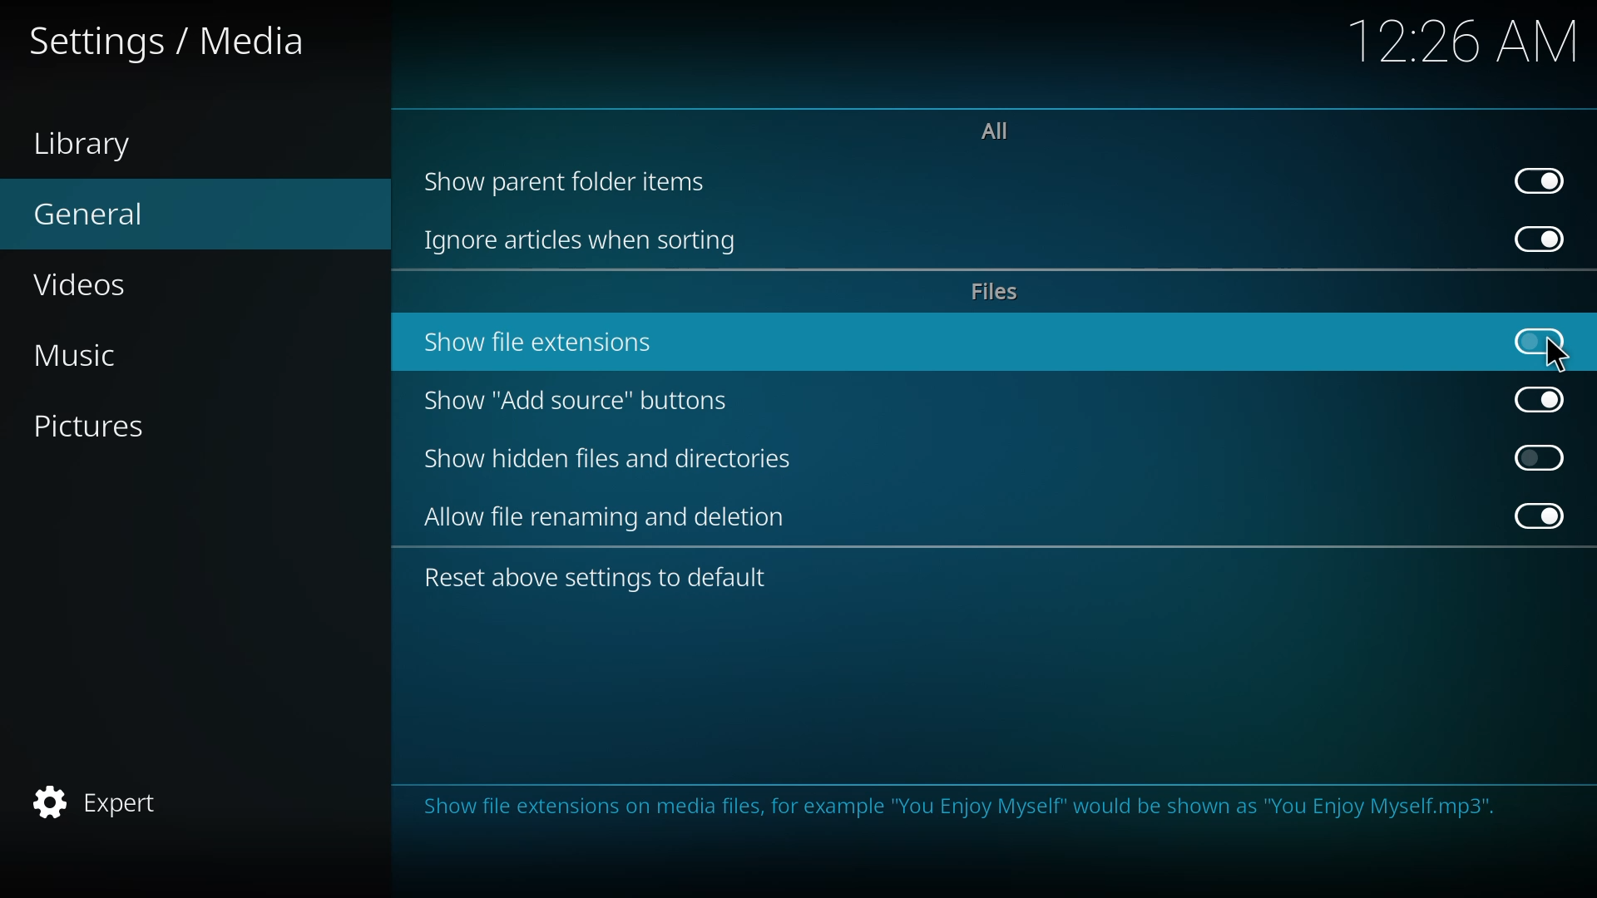  Describe the element at coordinates (177, 46) in the screenshot. I see `settings media` at that location.